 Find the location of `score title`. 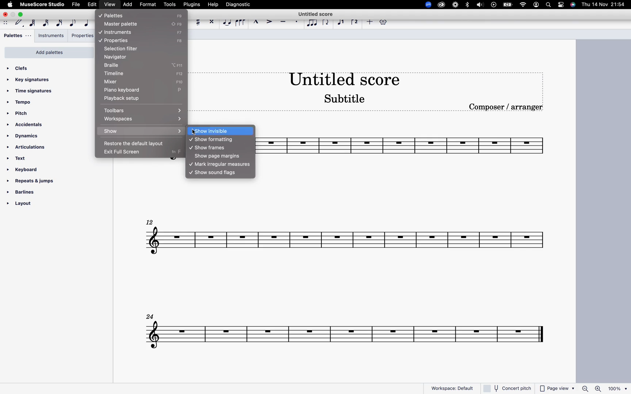

score title is located at coordinates (315, 13).